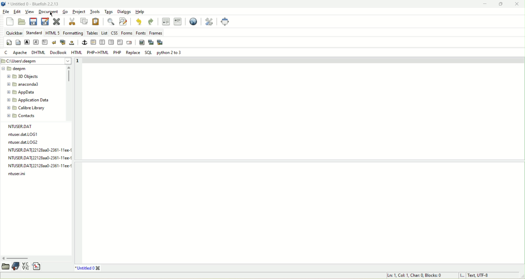 This screenshot has width=525, height=279. Describe the element at coordinates (85, 42) in the screenshot. I see `anchor` at that location.